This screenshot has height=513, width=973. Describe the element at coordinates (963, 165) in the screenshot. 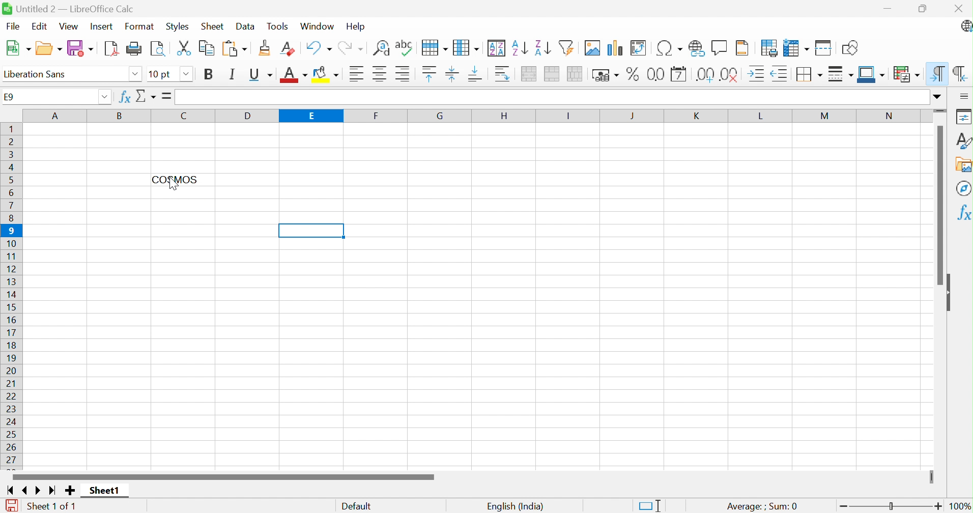

I see `Gallery` at that location.